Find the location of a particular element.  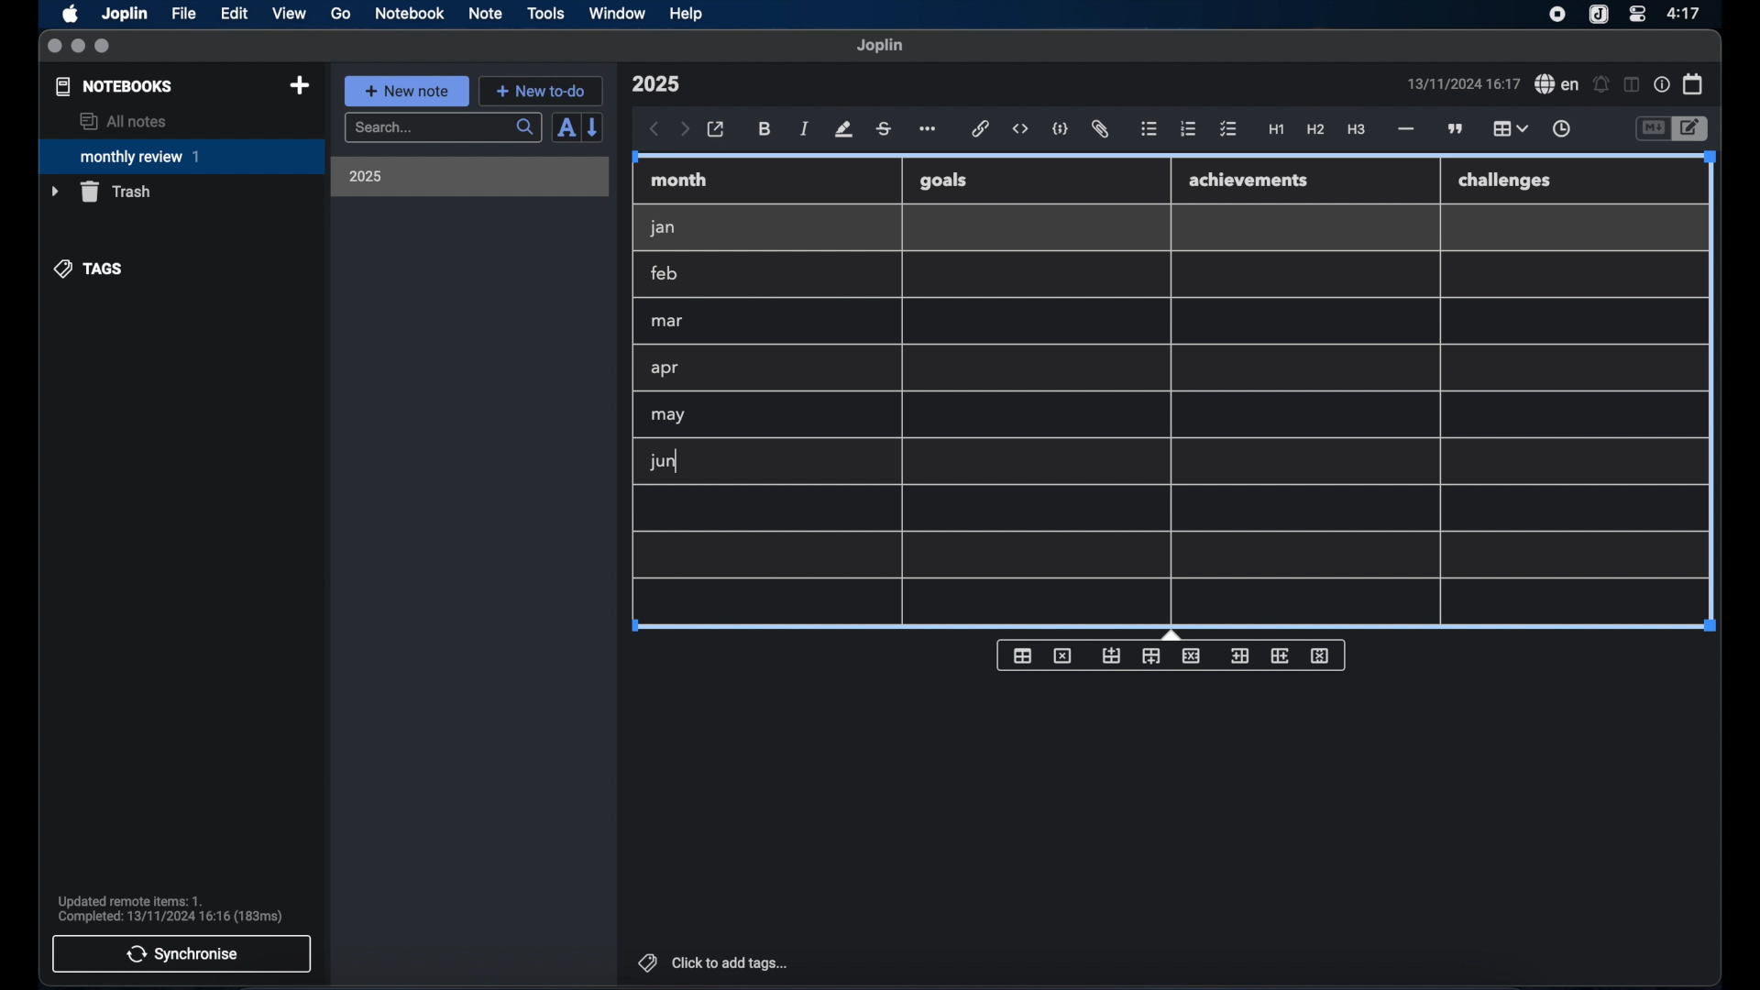

note properties is located at coordinates (1662, 85).